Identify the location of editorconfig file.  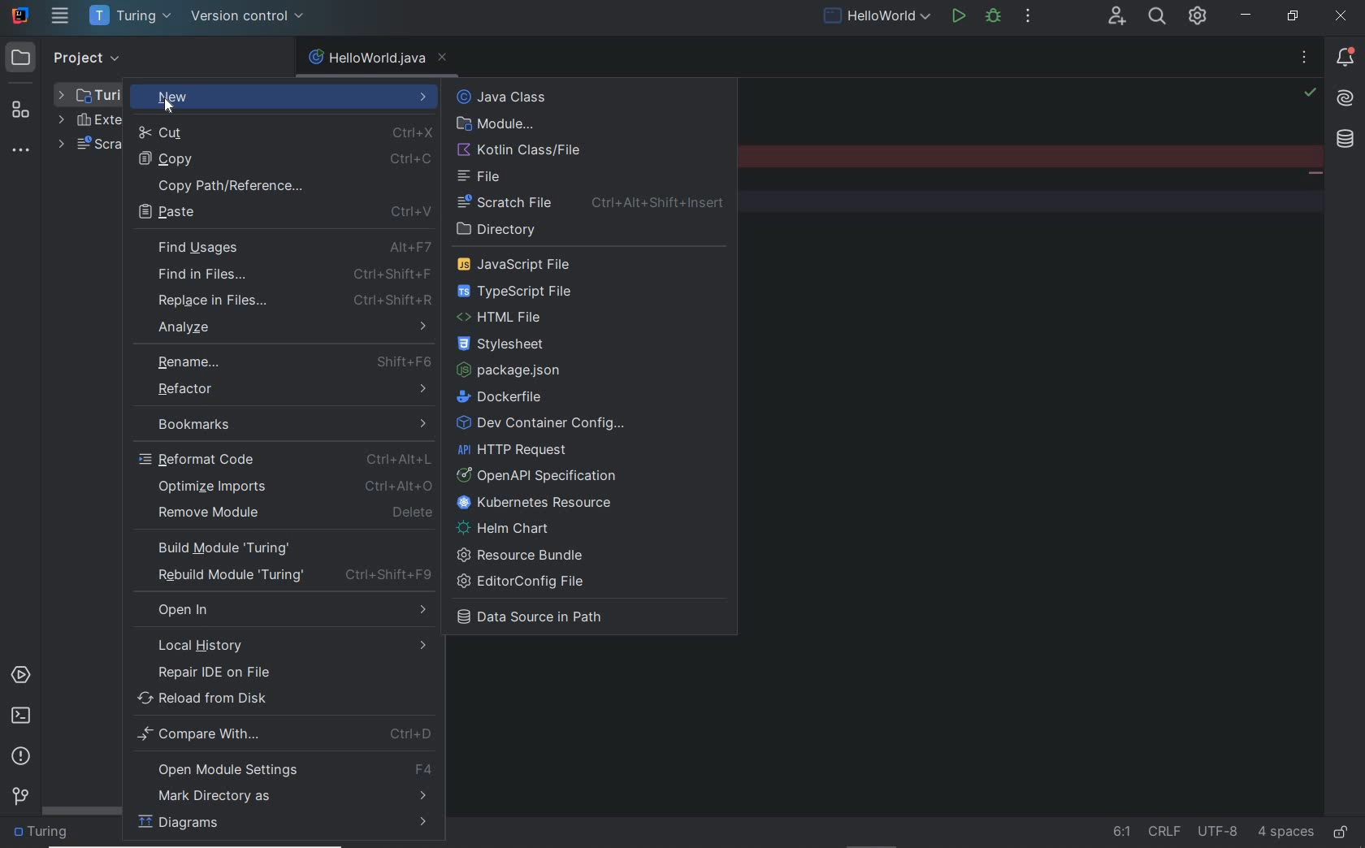
(526, 582).